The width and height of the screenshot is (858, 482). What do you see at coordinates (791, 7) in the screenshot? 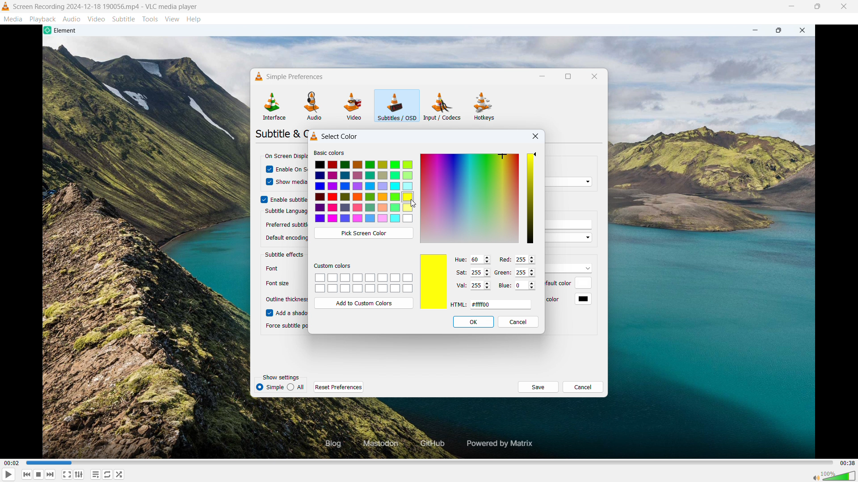
I see `minimise ` at bounding box center [791, 7].